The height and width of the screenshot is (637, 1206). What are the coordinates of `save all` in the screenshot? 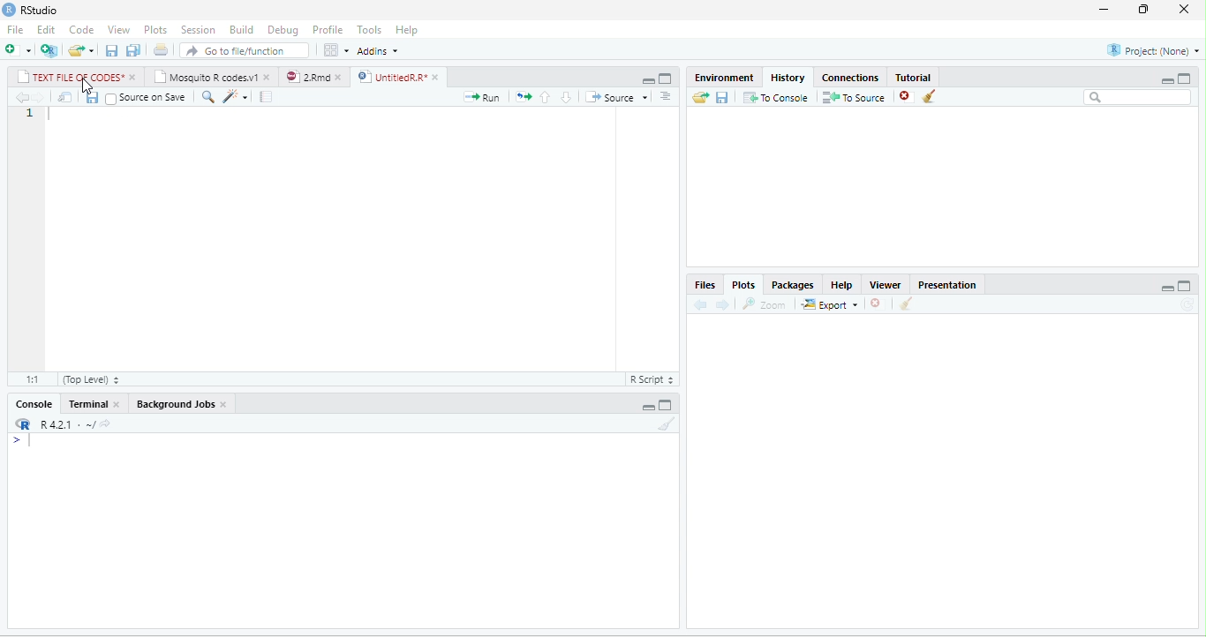 It's located at (133, 50).